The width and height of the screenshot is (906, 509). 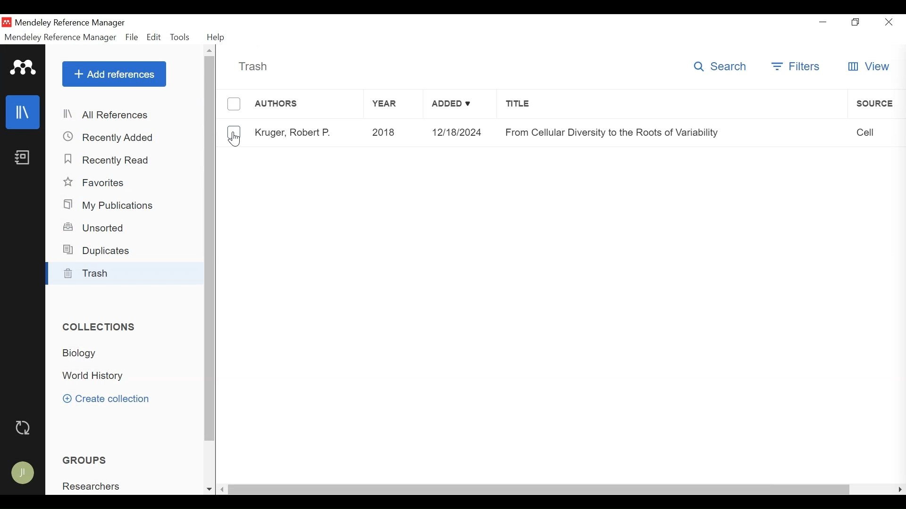 I want to click on View, so click(x=870, y=66).